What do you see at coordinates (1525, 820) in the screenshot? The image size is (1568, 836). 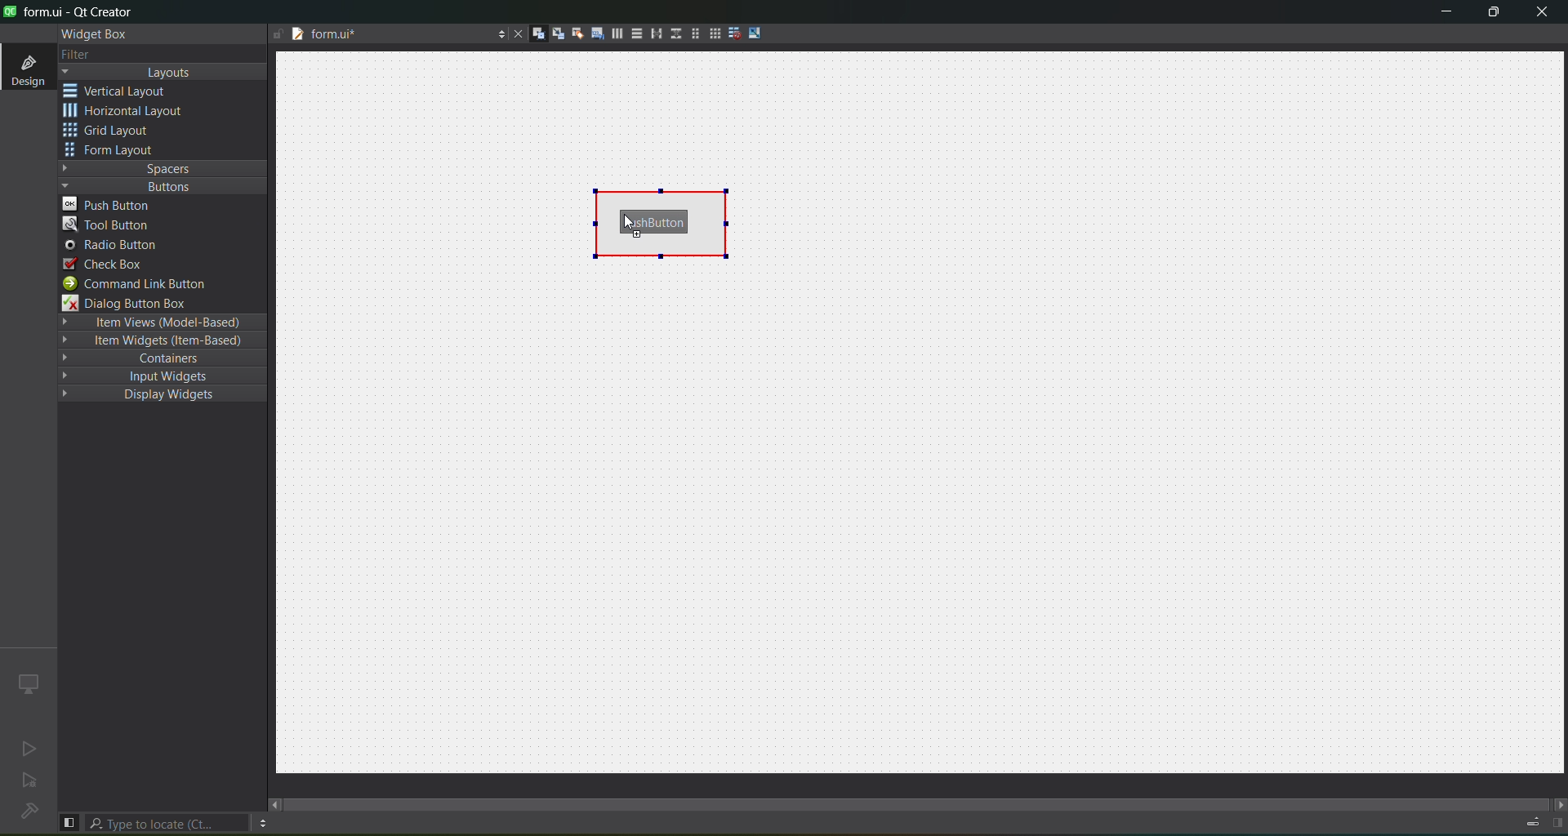 I see `Progress details` at bounding box center [1525, 820].